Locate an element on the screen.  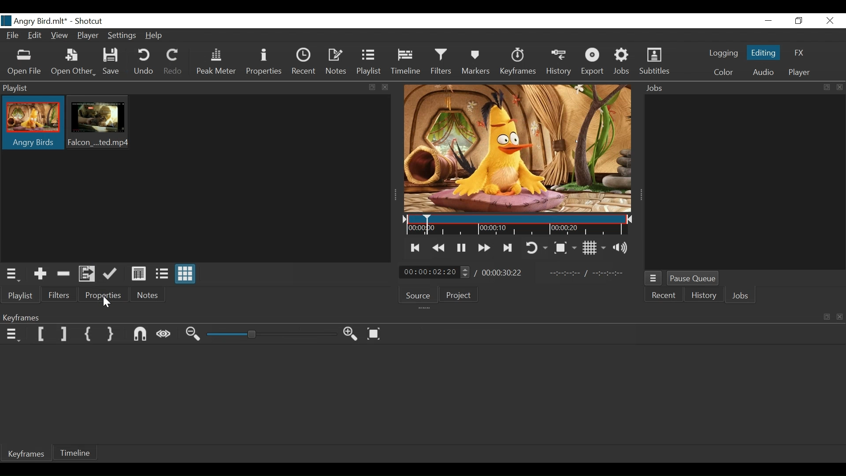
Current Position is located at coordinates (435, 271).